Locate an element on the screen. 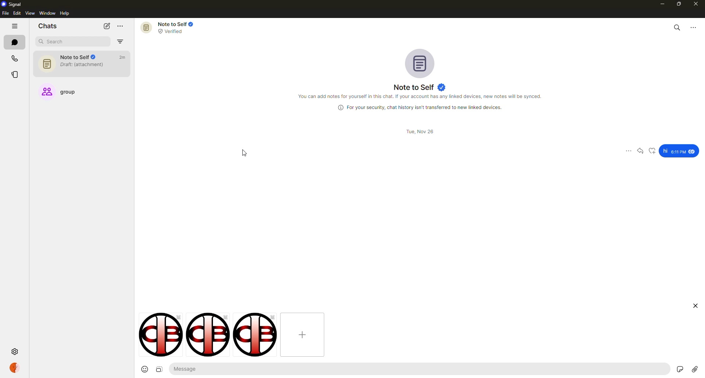 The image size is (705, 378). cursor is located at coordinates (246, 154).